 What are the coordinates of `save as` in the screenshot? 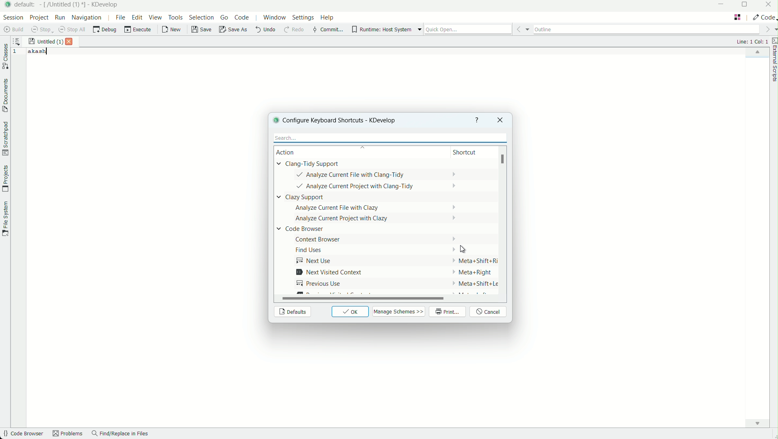 It's located at (234, 30).